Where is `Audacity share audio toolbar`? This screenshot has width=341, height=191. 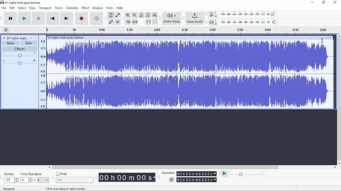
Audacity share audio toolbar is located at coordinates (184, 18).